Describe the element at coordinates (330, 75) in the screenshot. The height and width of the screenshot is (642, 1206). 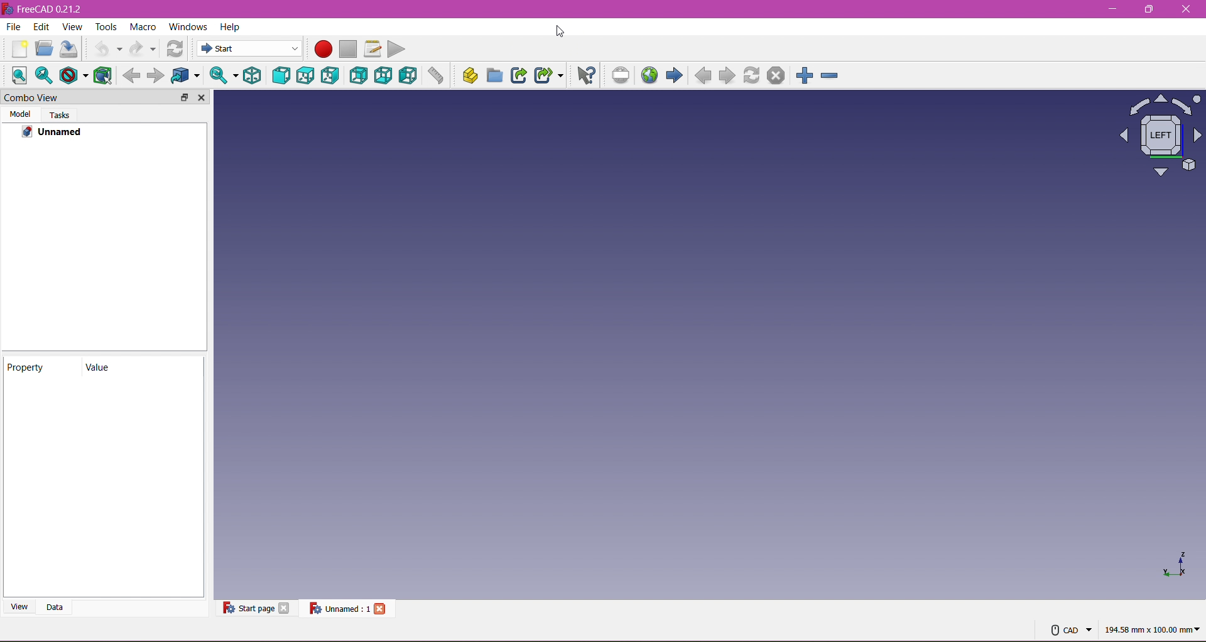
I see `Right` at that location.